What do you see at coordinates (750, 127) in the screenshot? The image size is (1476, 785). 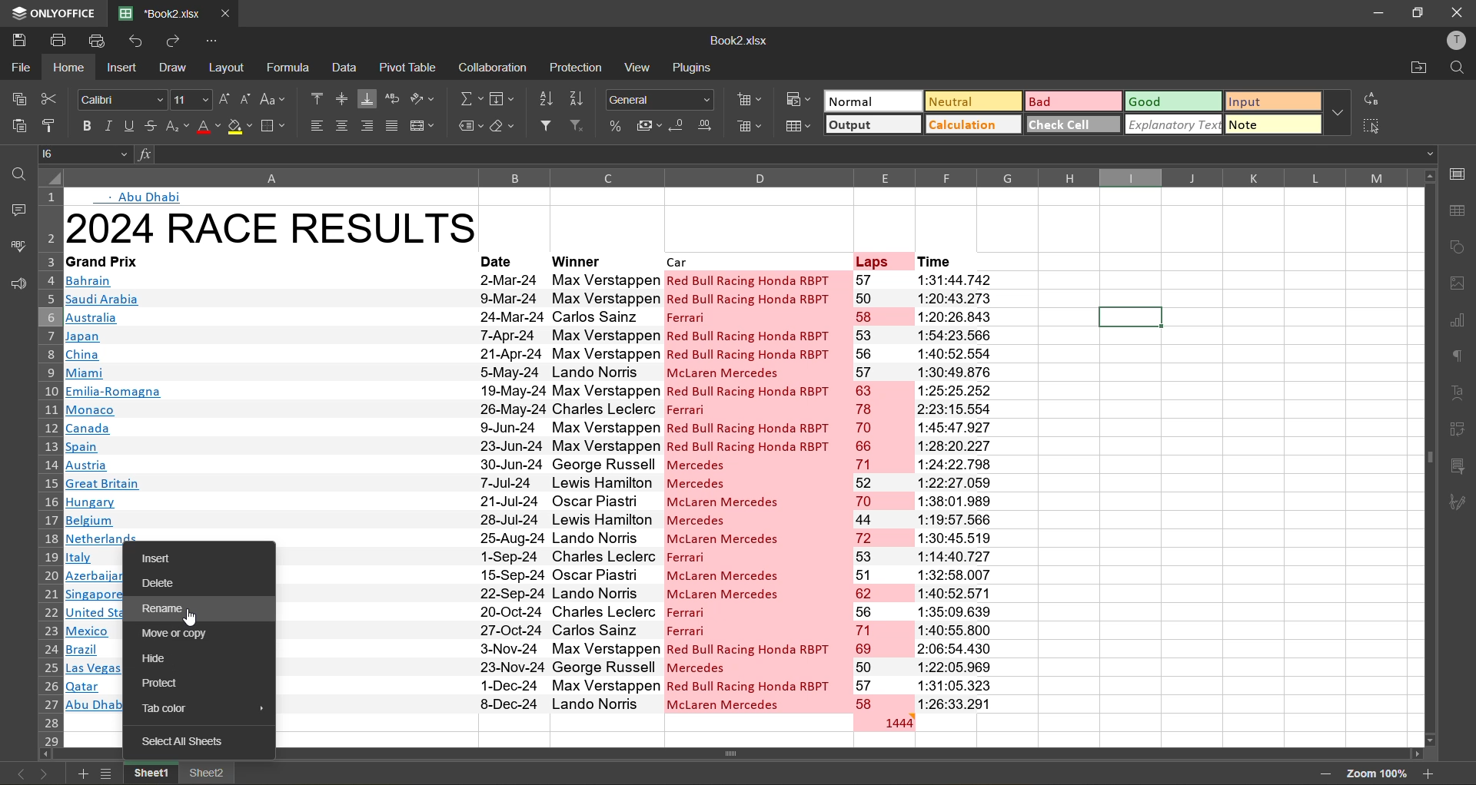 I see `delete cells` at bounding box center [750, 127].